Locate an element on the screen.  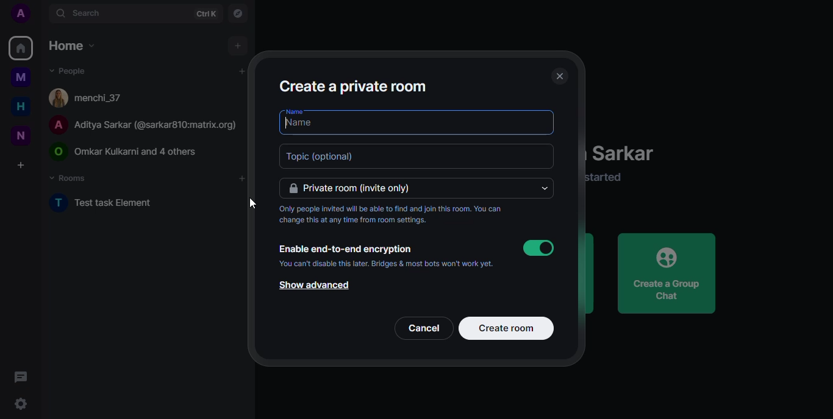
cursor is located at coordinates (253, 203).